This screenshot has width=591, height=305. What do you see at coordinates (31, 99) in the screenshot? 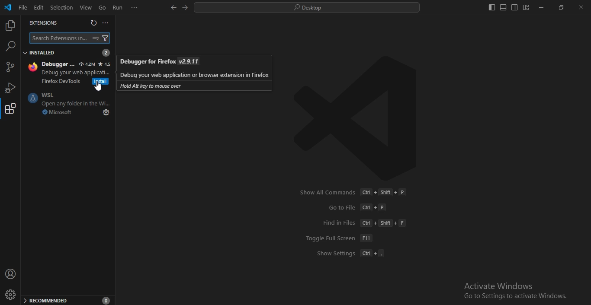
I see `wsl icon` at bounding box center [31, 99].